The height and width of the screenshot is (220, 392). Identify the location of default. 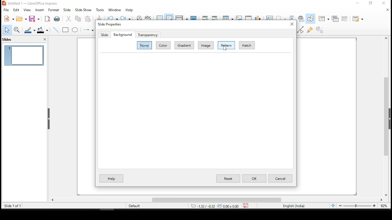
(134, 206).